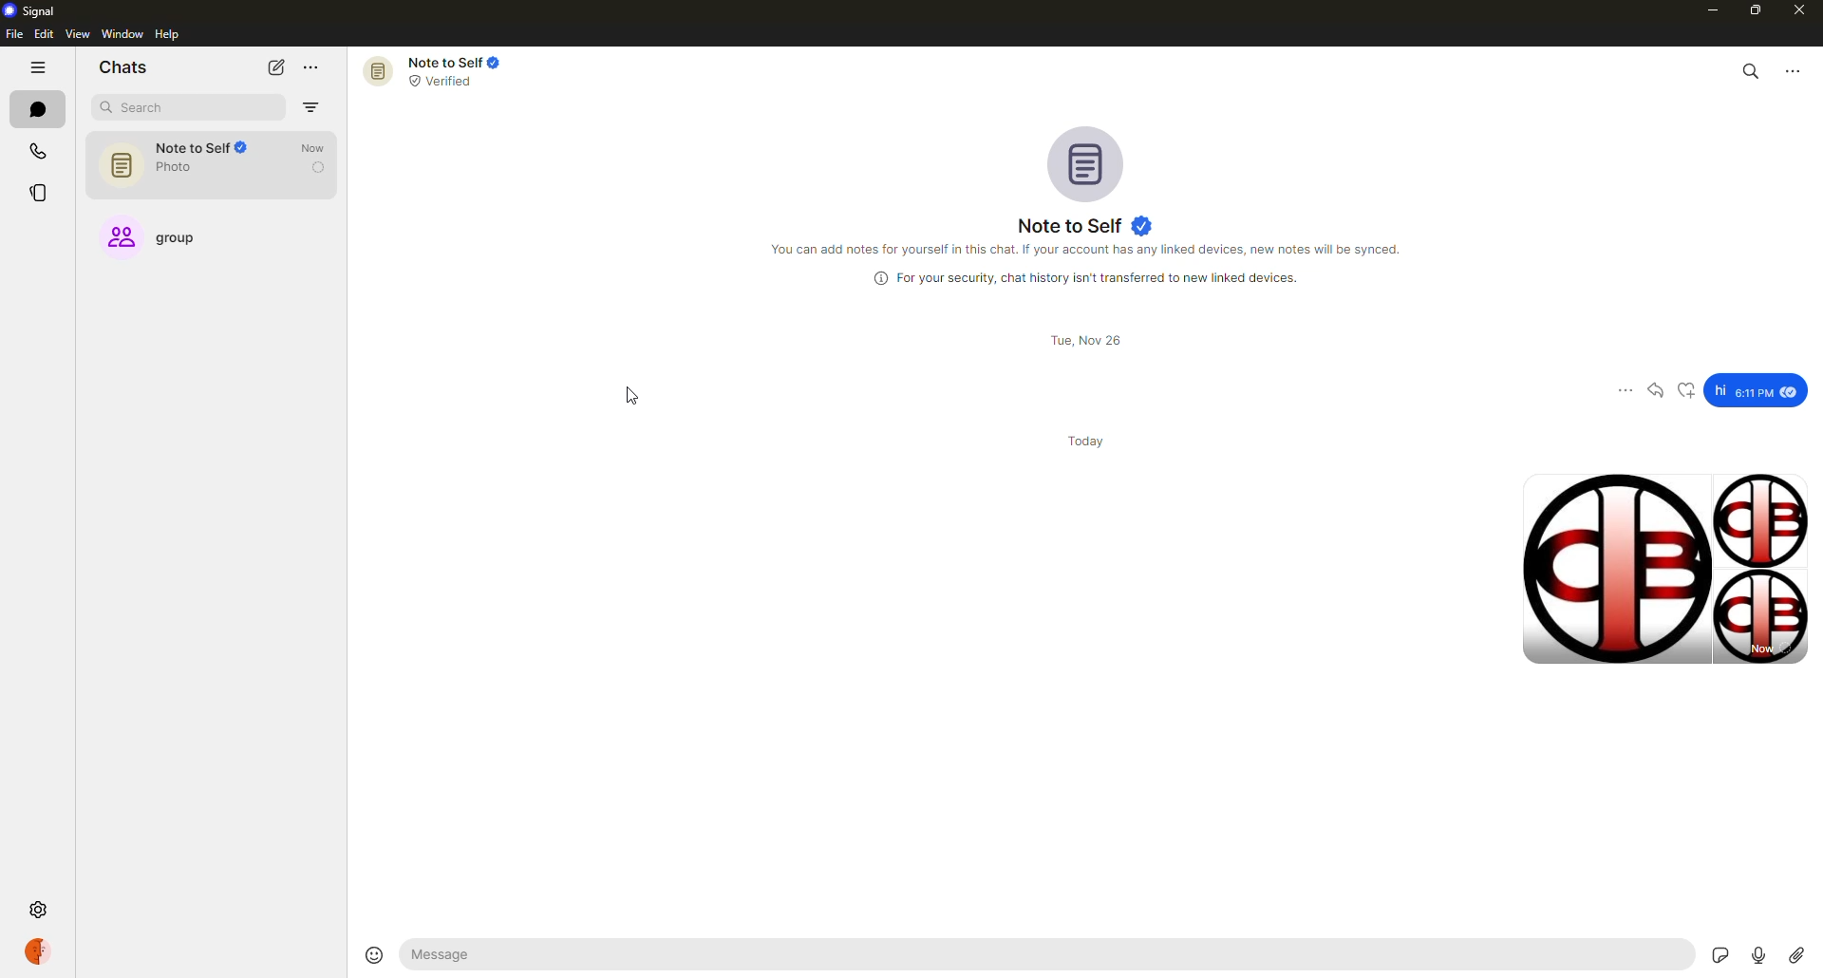  Describe the element at coordinates (366, 955) in the screenshot. I see `emoji` at that location.